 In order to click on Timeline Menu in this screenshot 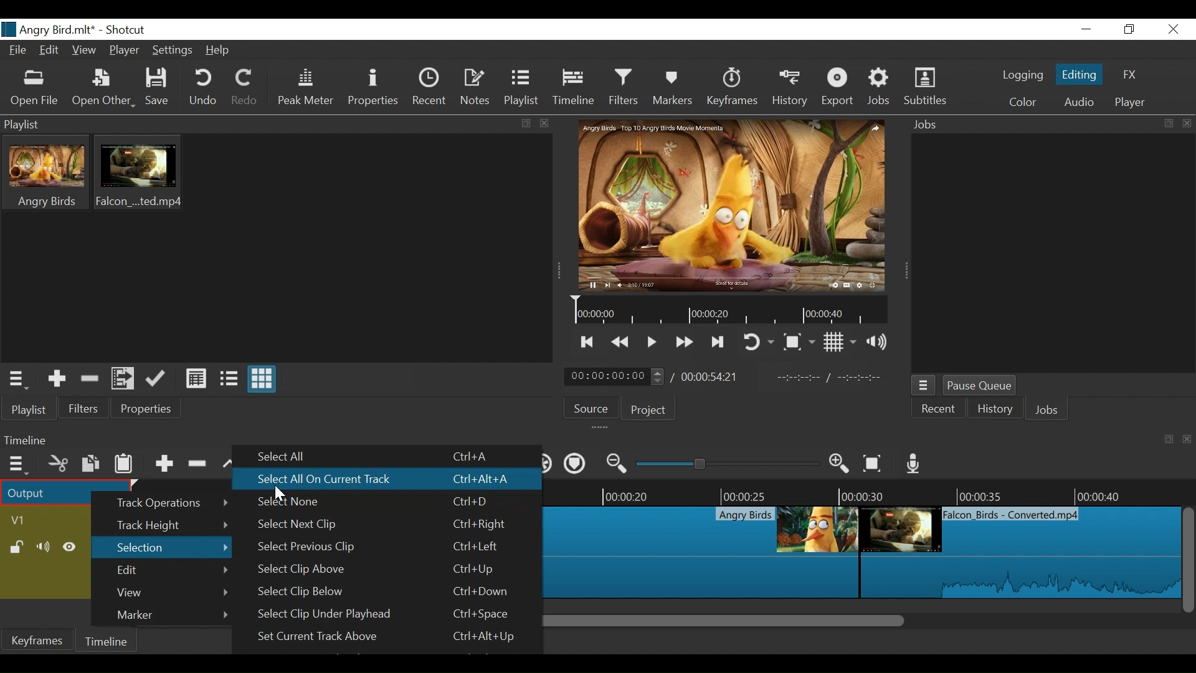, I will do `click(18, 464)`.